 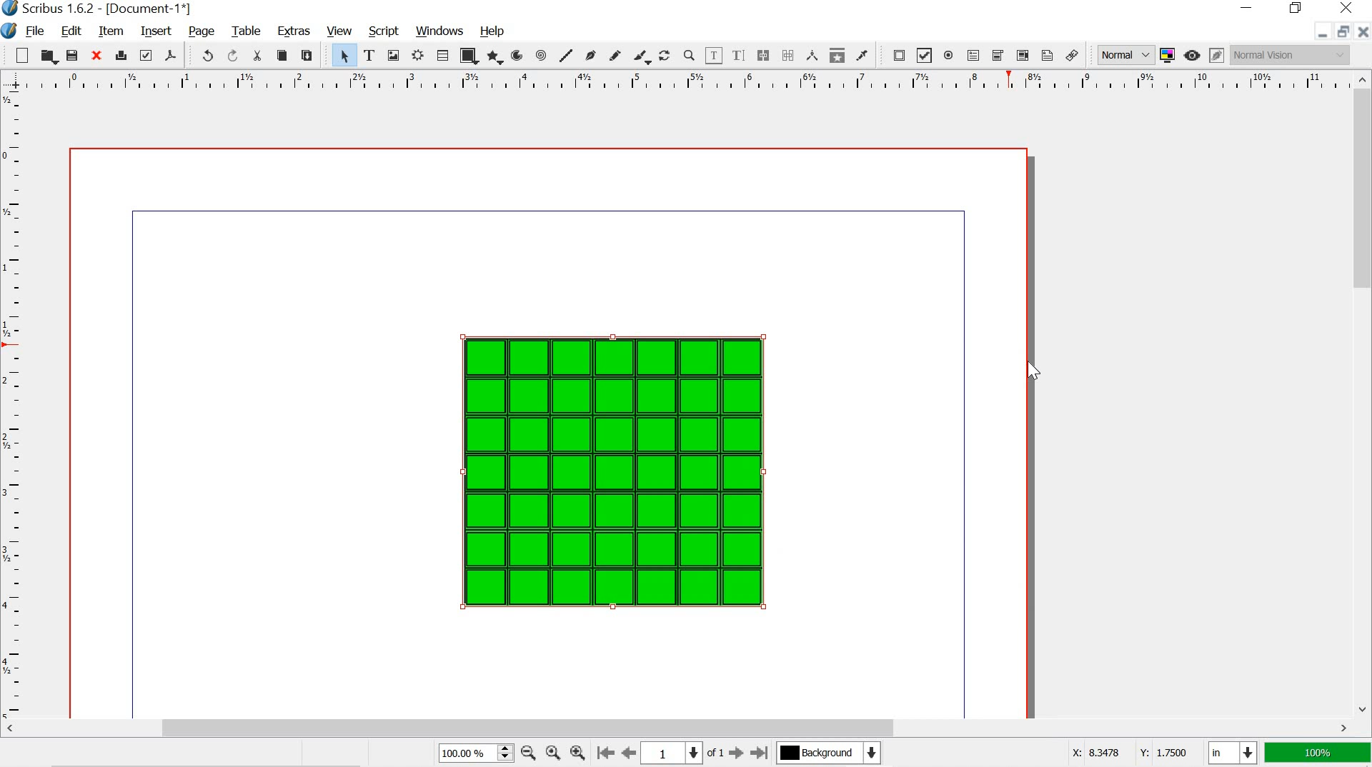 I want to click on shape, so click(x=472, y=56).